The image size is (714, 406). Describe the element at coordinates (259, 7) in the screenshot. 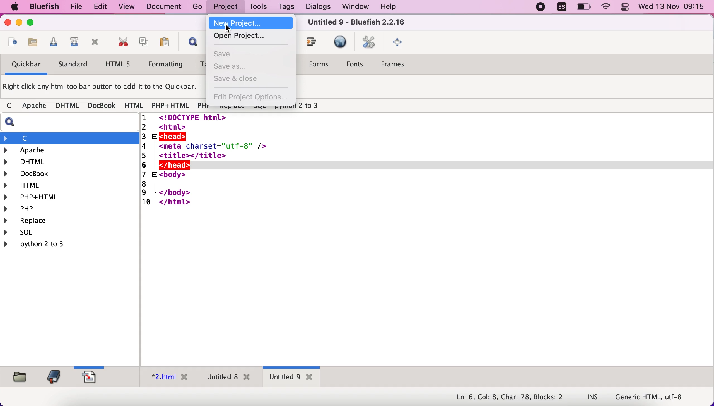

I see `TOOLS` at that location.